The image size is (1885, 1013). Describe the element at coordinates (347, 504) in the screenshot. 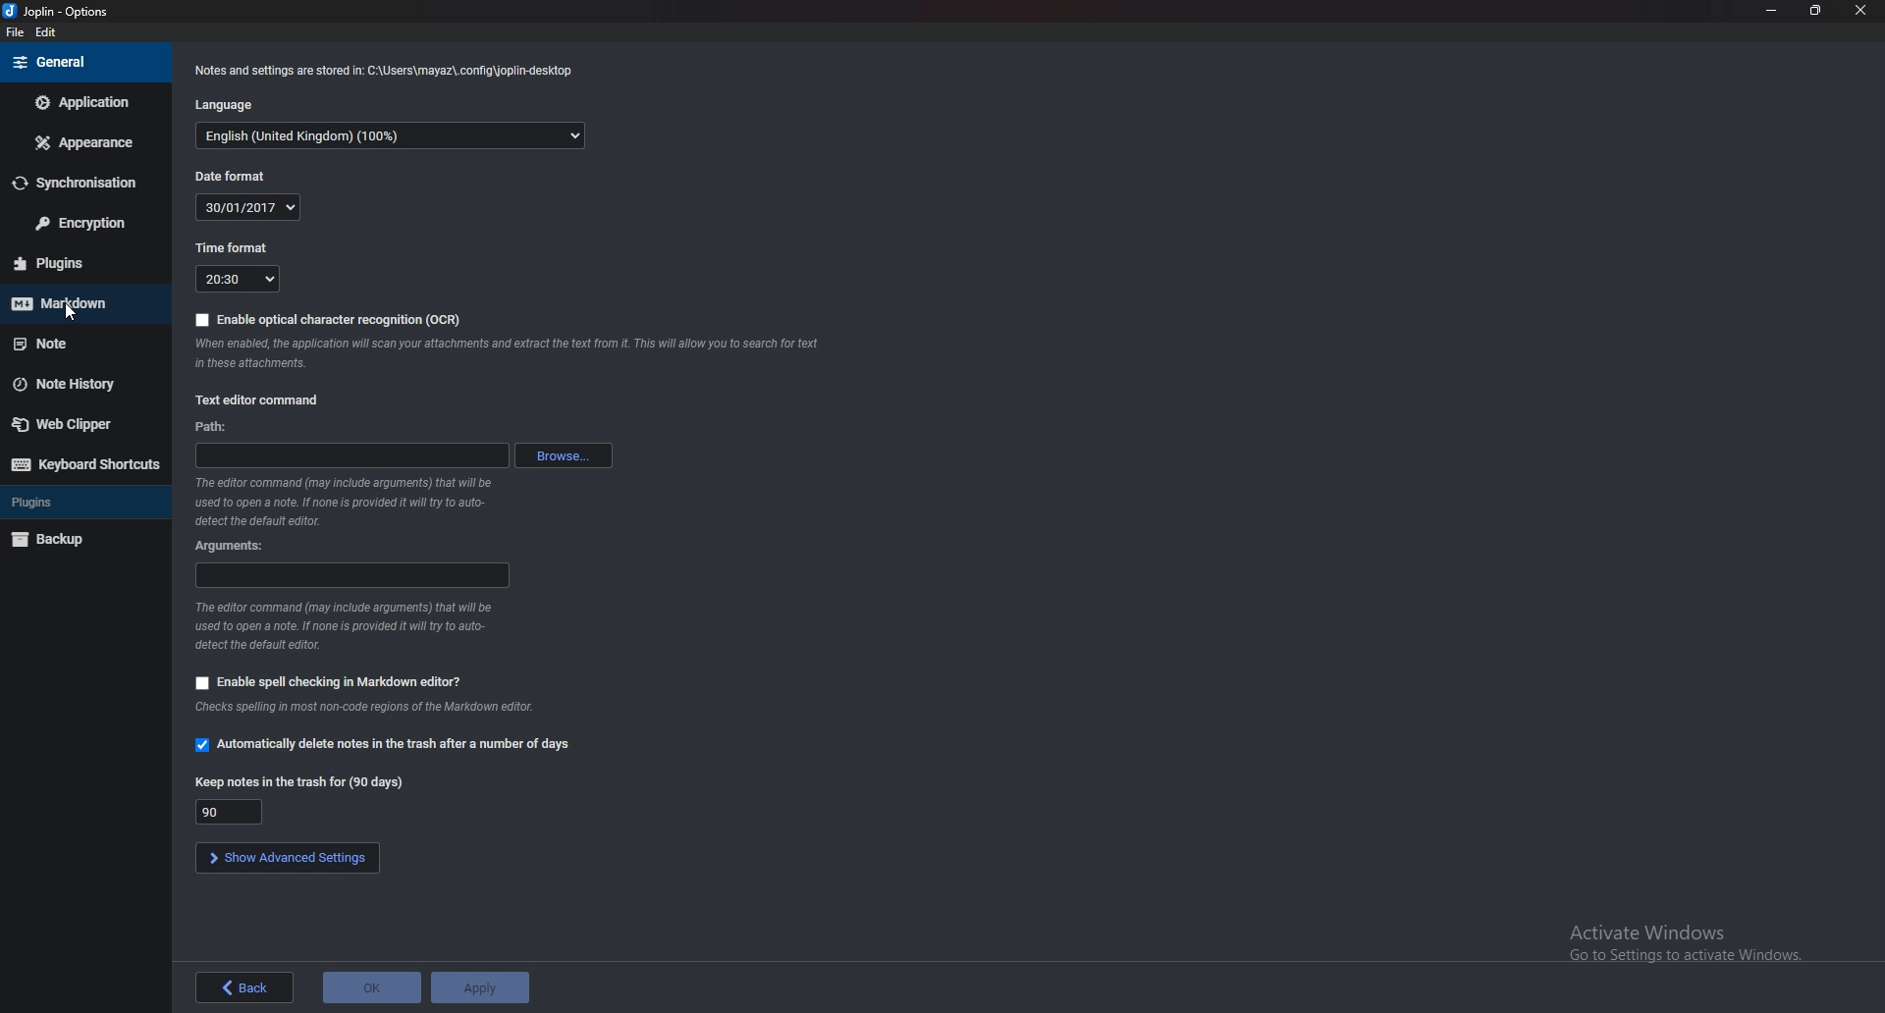

I see `The editor command (may include arguments) that will be used to open a note. If none is provided it will ry to auto-detect the default editor.` at that location.